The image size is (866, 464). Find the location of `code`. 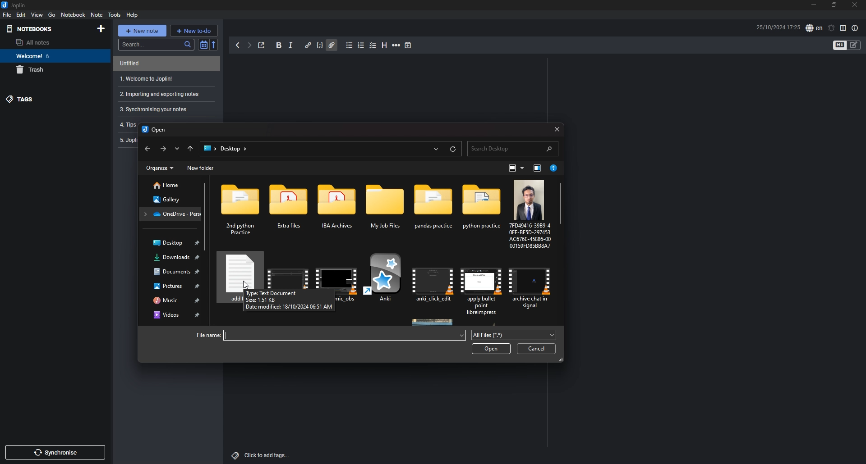

code is located at coordinates (320, 45).